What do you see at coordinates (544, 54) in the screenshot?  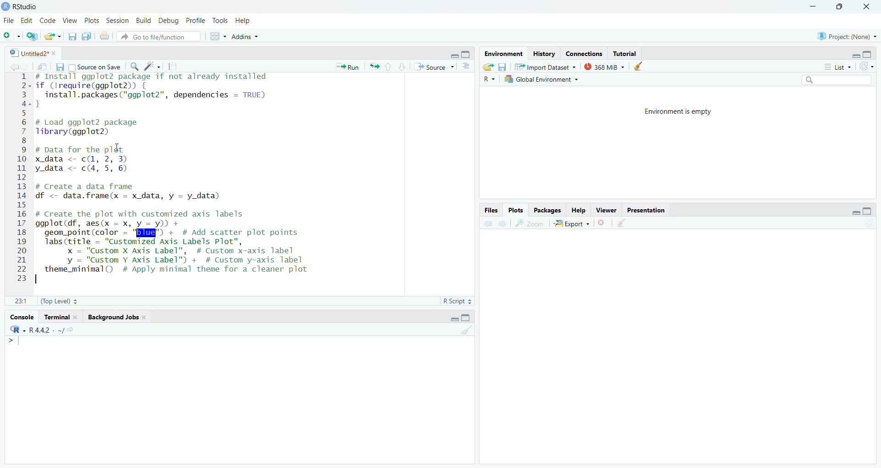 I see `History` at bounding box center [544, 54].